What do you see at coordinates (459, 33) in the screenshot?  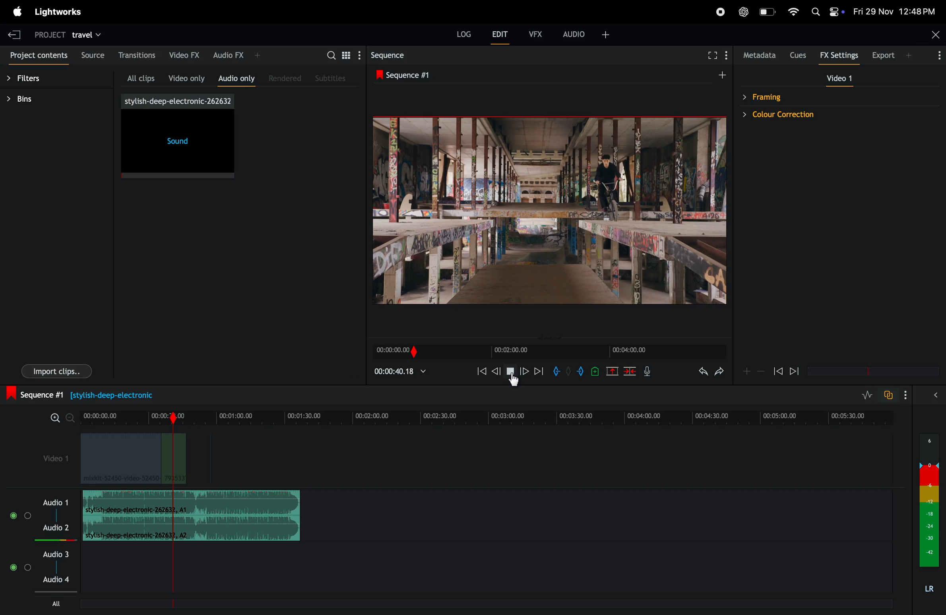 I see `log` at bounding box center [459, 33].